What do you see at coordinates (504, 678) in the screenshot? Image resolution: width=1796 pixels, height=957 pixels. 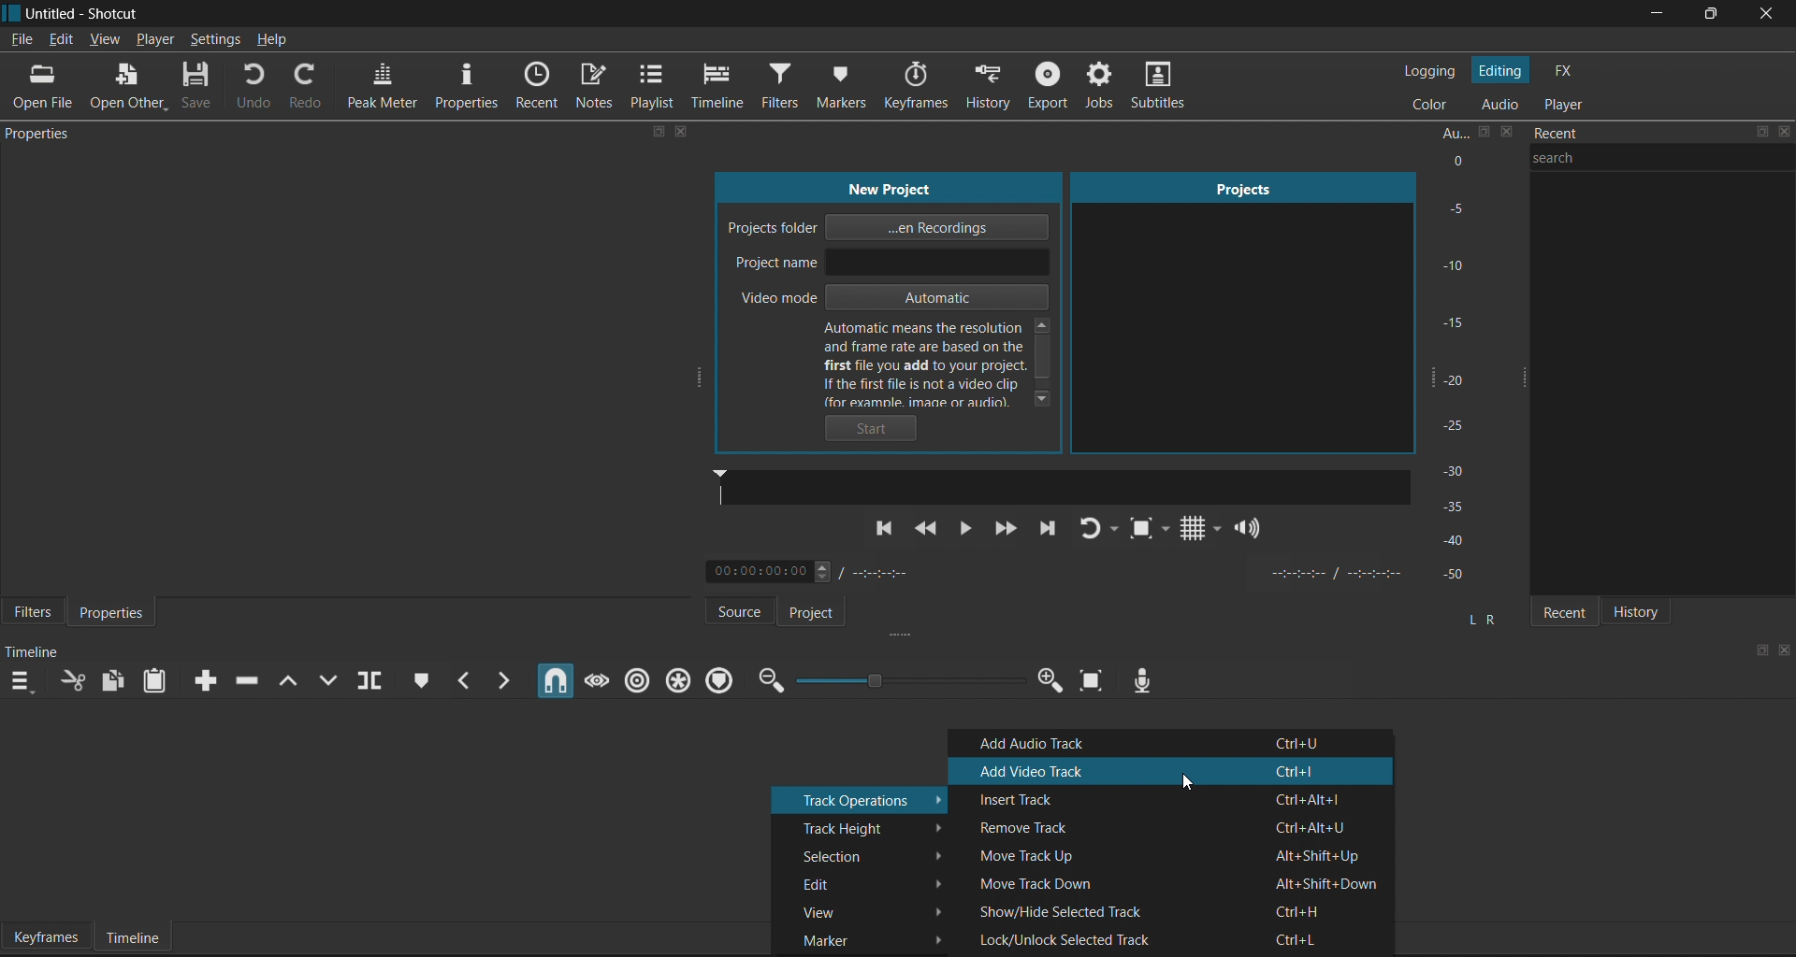 I see `Next marker` at bounding box center [504, 678].